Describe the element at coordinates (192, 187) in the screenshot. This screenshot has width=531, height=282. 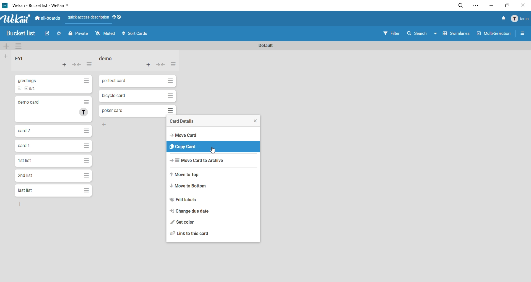
I see ` move to bottom` at that location.